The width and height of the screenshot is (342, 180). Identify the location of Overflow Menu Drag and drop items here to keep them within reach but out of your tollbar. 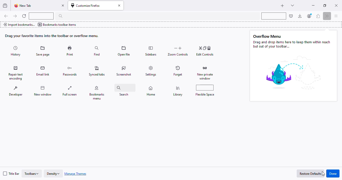
(294, 42).